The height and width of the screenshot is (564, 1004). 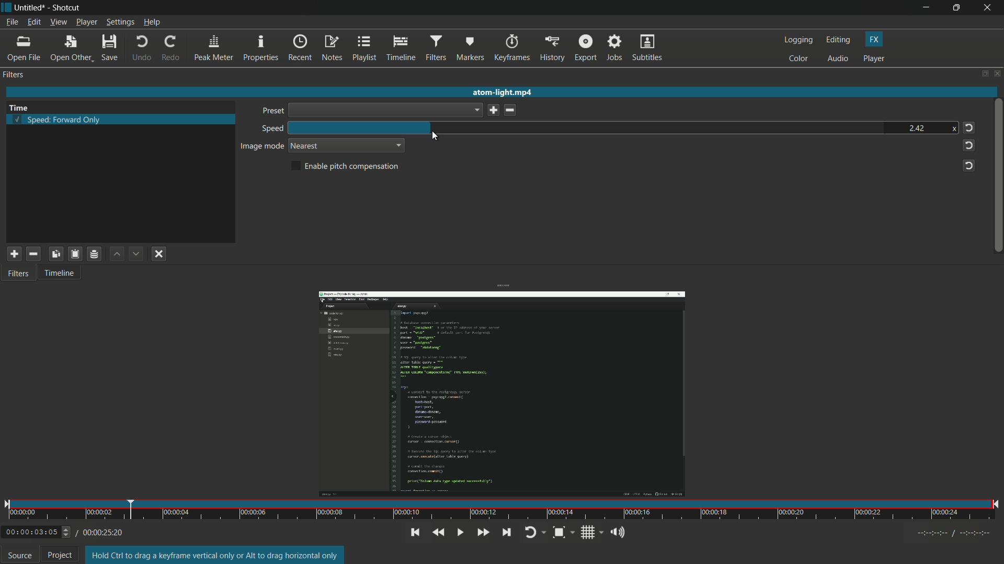 What do you see at coordinates (93, 254) in the screenshot?
I see `save a filter set` at bounding box center [93, 254].